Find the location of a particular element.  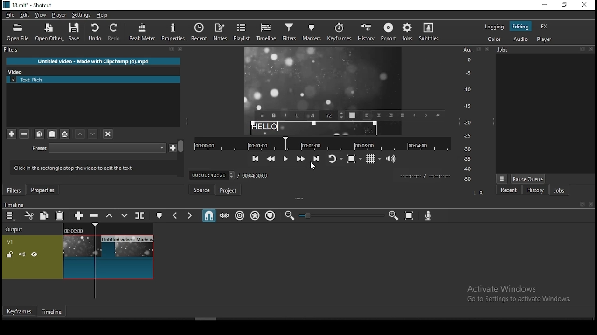

Menu is located at coordinates (262, 115).